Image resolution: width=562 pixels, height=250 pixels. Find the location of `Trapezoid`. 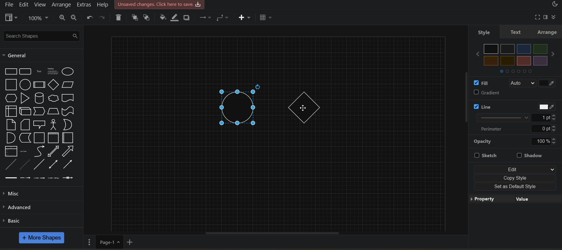

Trapezoid is located at coordinates (53, 111).